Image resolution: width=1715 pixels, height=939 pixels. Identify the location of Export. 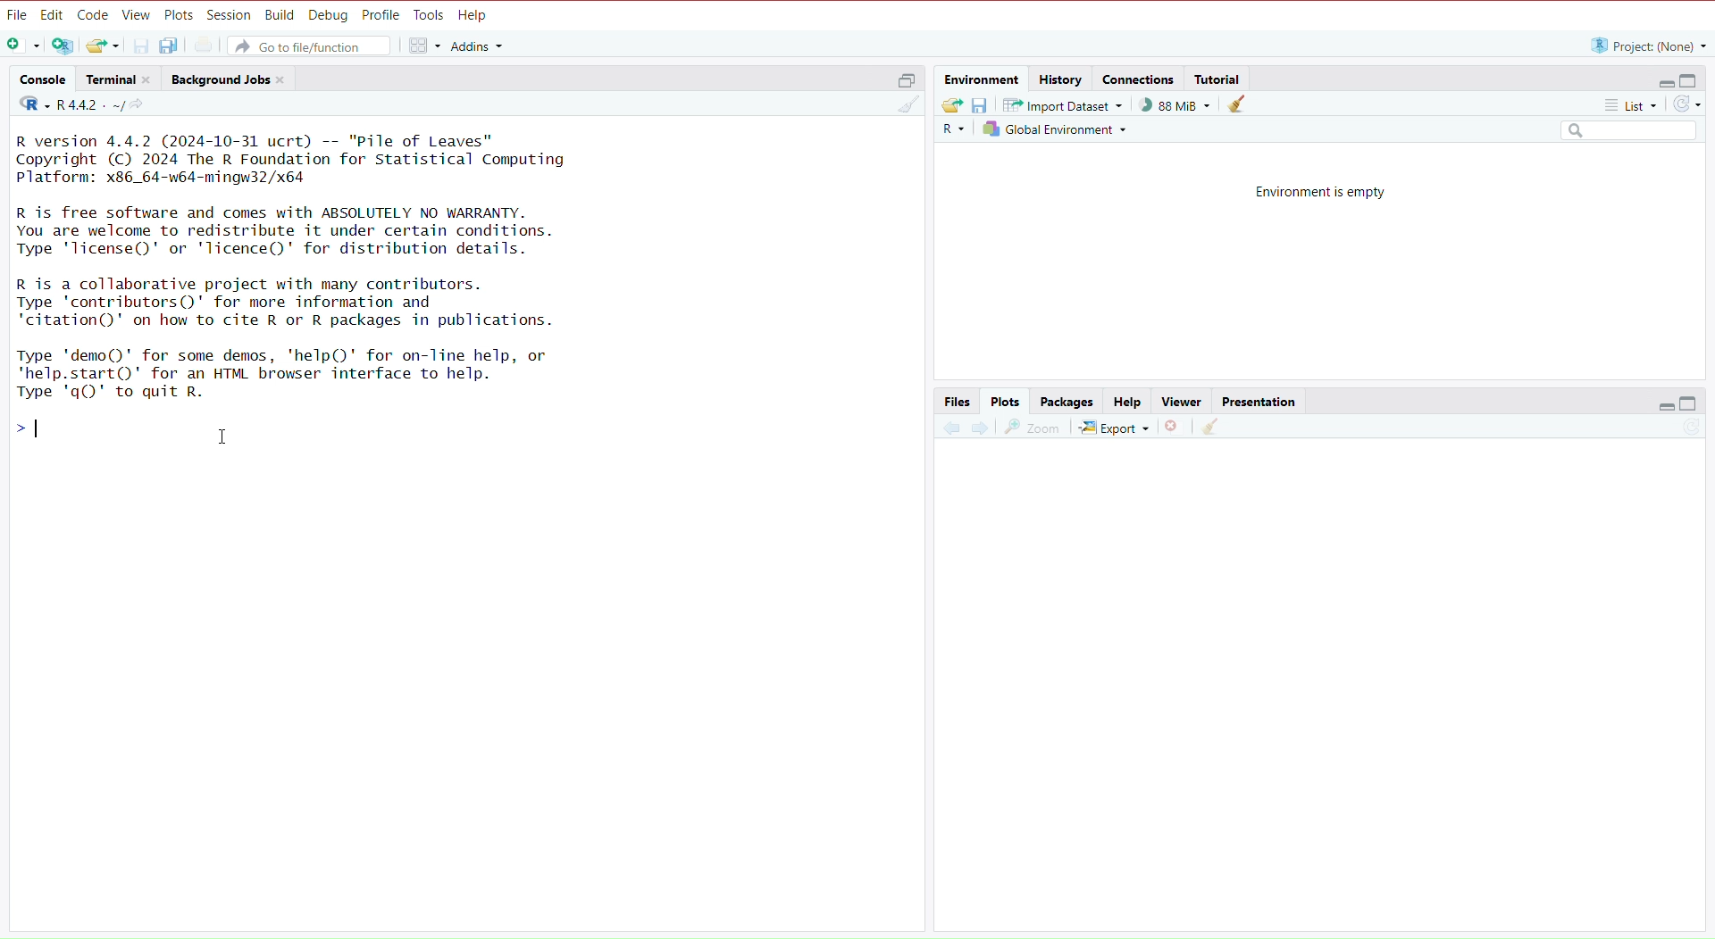
(1114, 428).